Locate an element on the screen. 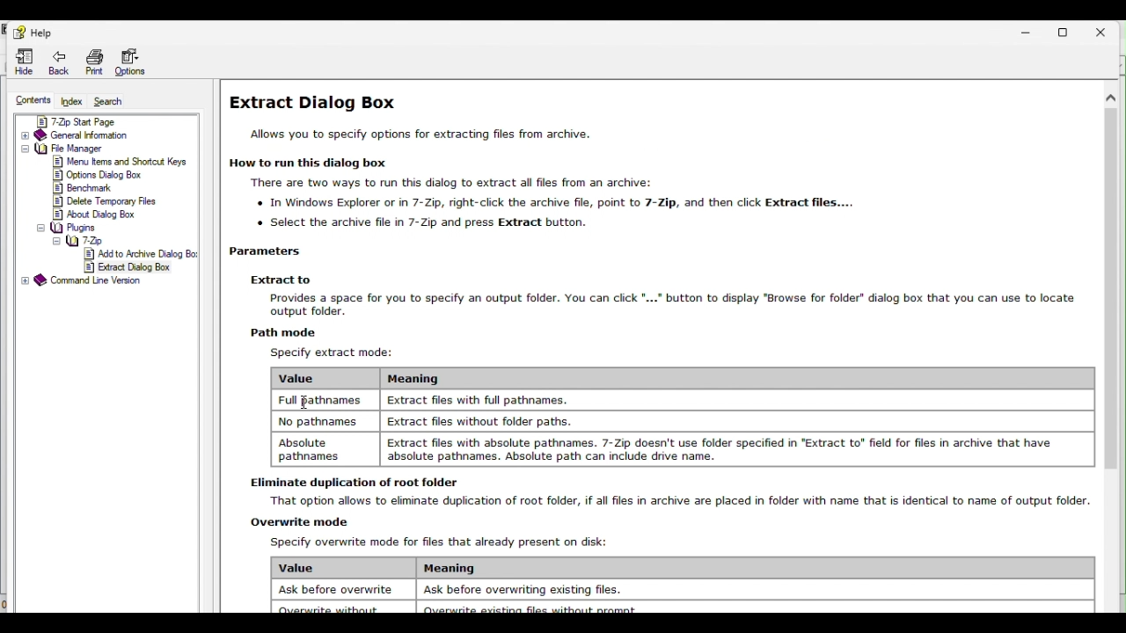  meaning is located at coordinates (456, 570).